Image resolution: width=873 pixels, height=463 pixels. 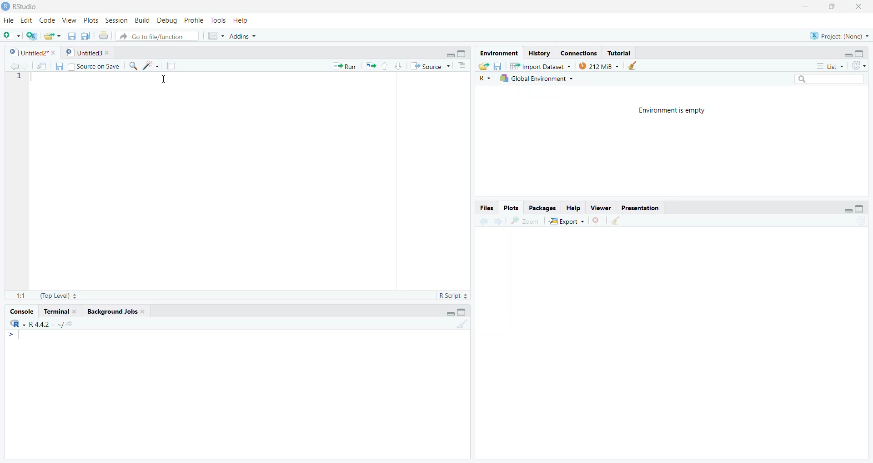 I want to click on Search bar, so click(x=823, y=79).